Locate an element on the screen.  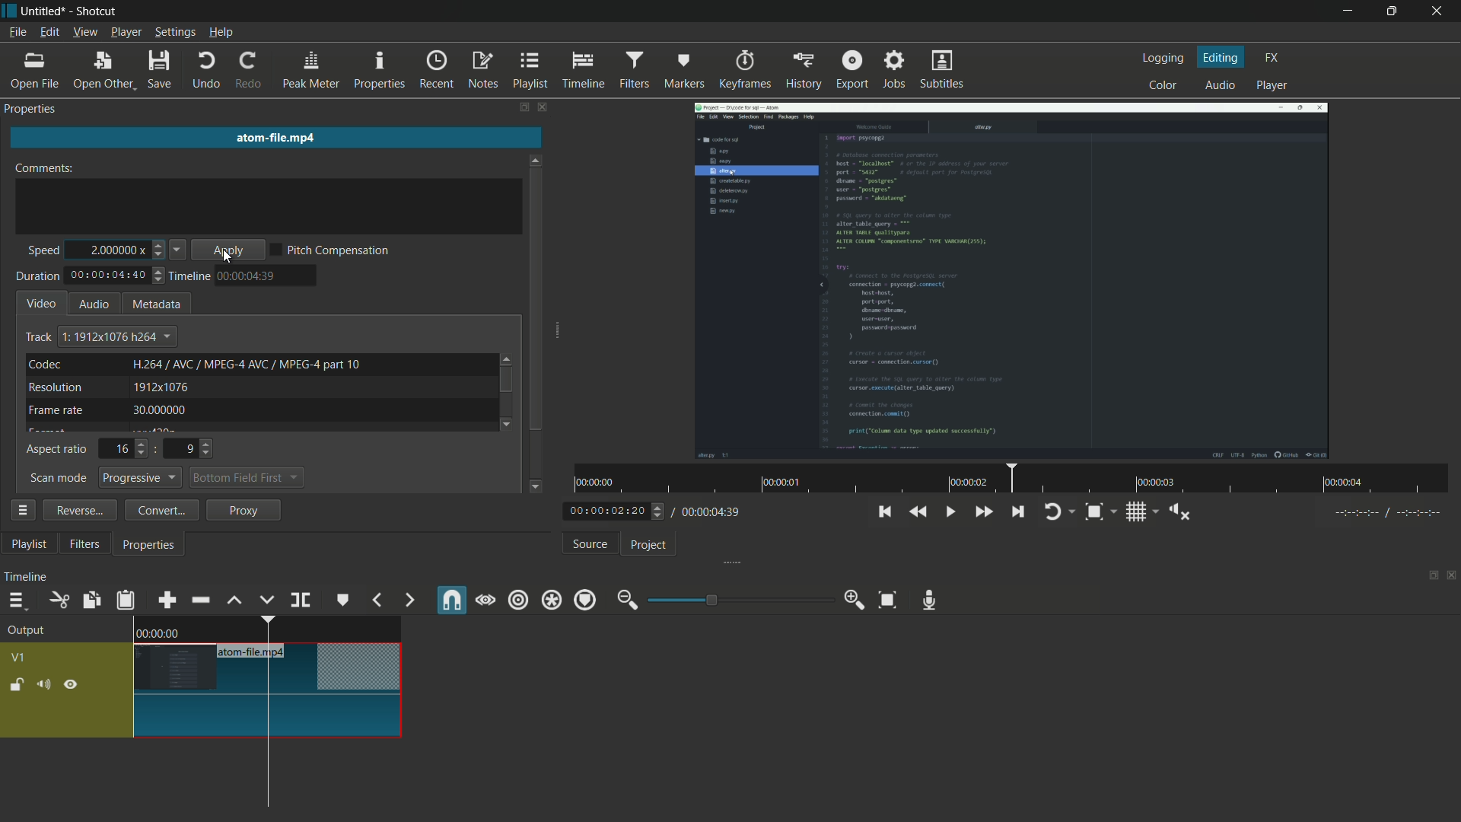
total time is located at coordinates (711, 512).